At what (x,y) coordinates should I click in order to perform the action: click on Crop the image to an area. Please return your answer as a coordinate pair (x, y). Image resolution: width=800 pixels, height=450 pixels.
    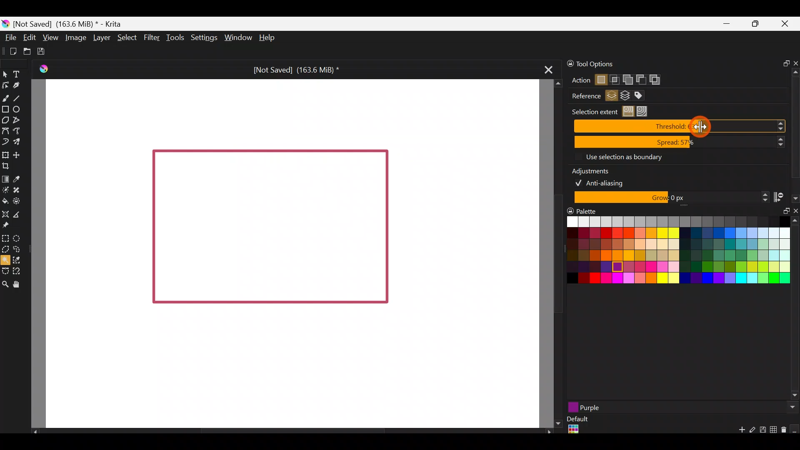
    Looking at the image, I should click on (10, 167).